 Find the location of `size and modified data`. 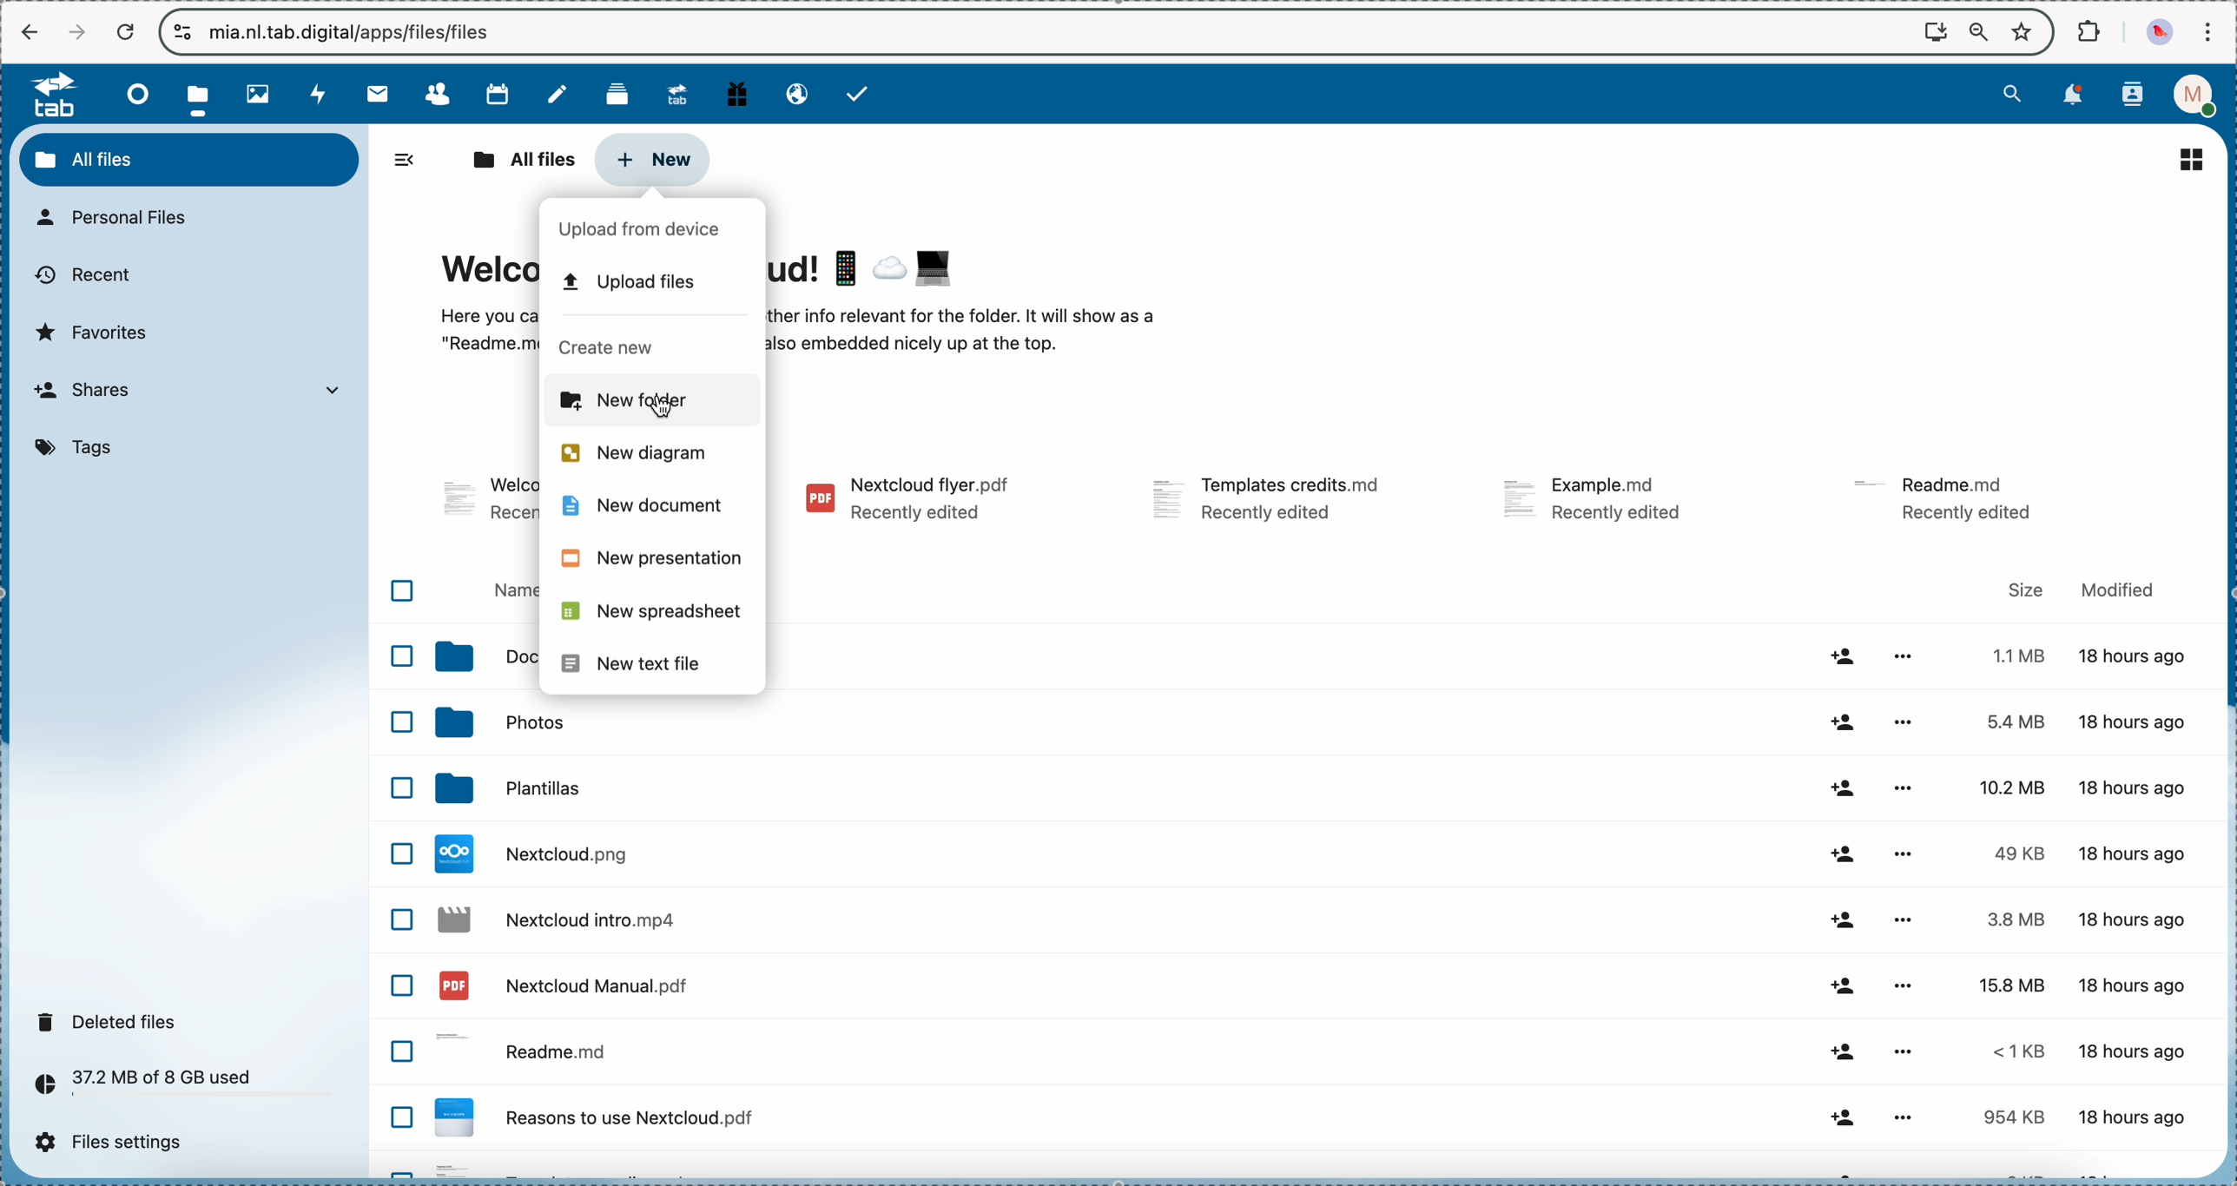

size and modified data is located at coordinates (2092, 889).